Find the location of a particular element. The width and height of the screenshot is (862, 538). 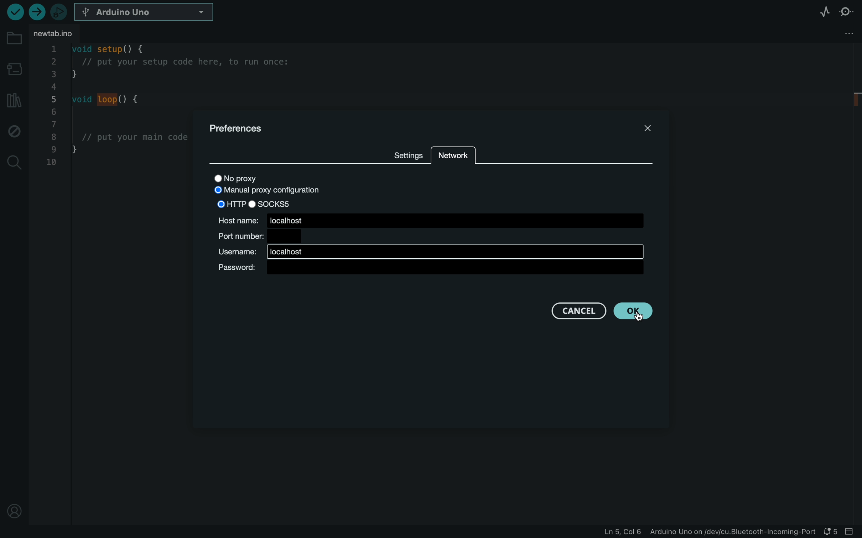

SOCKS5 is located at coordinates (276, 204).